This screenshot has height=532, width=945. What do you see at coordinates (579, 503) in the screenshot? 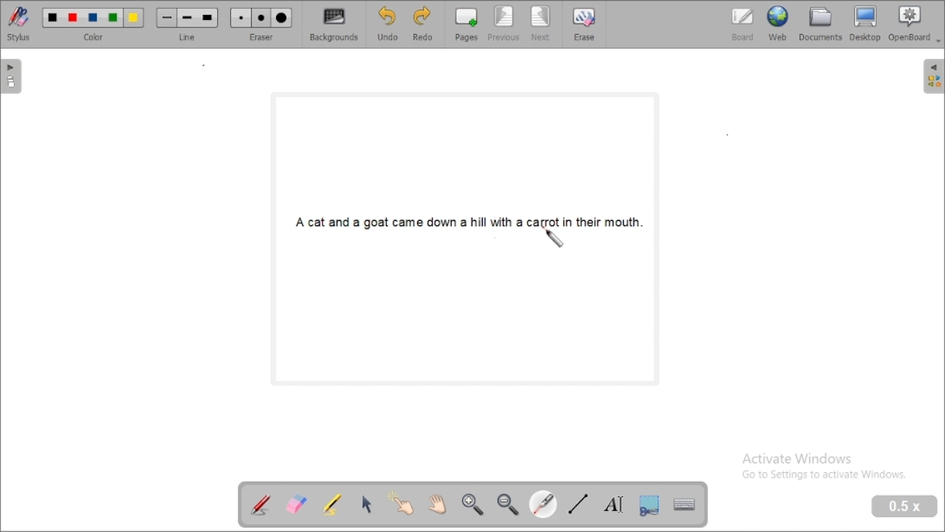
I see `draw lines` at bounding box center [579, 503].